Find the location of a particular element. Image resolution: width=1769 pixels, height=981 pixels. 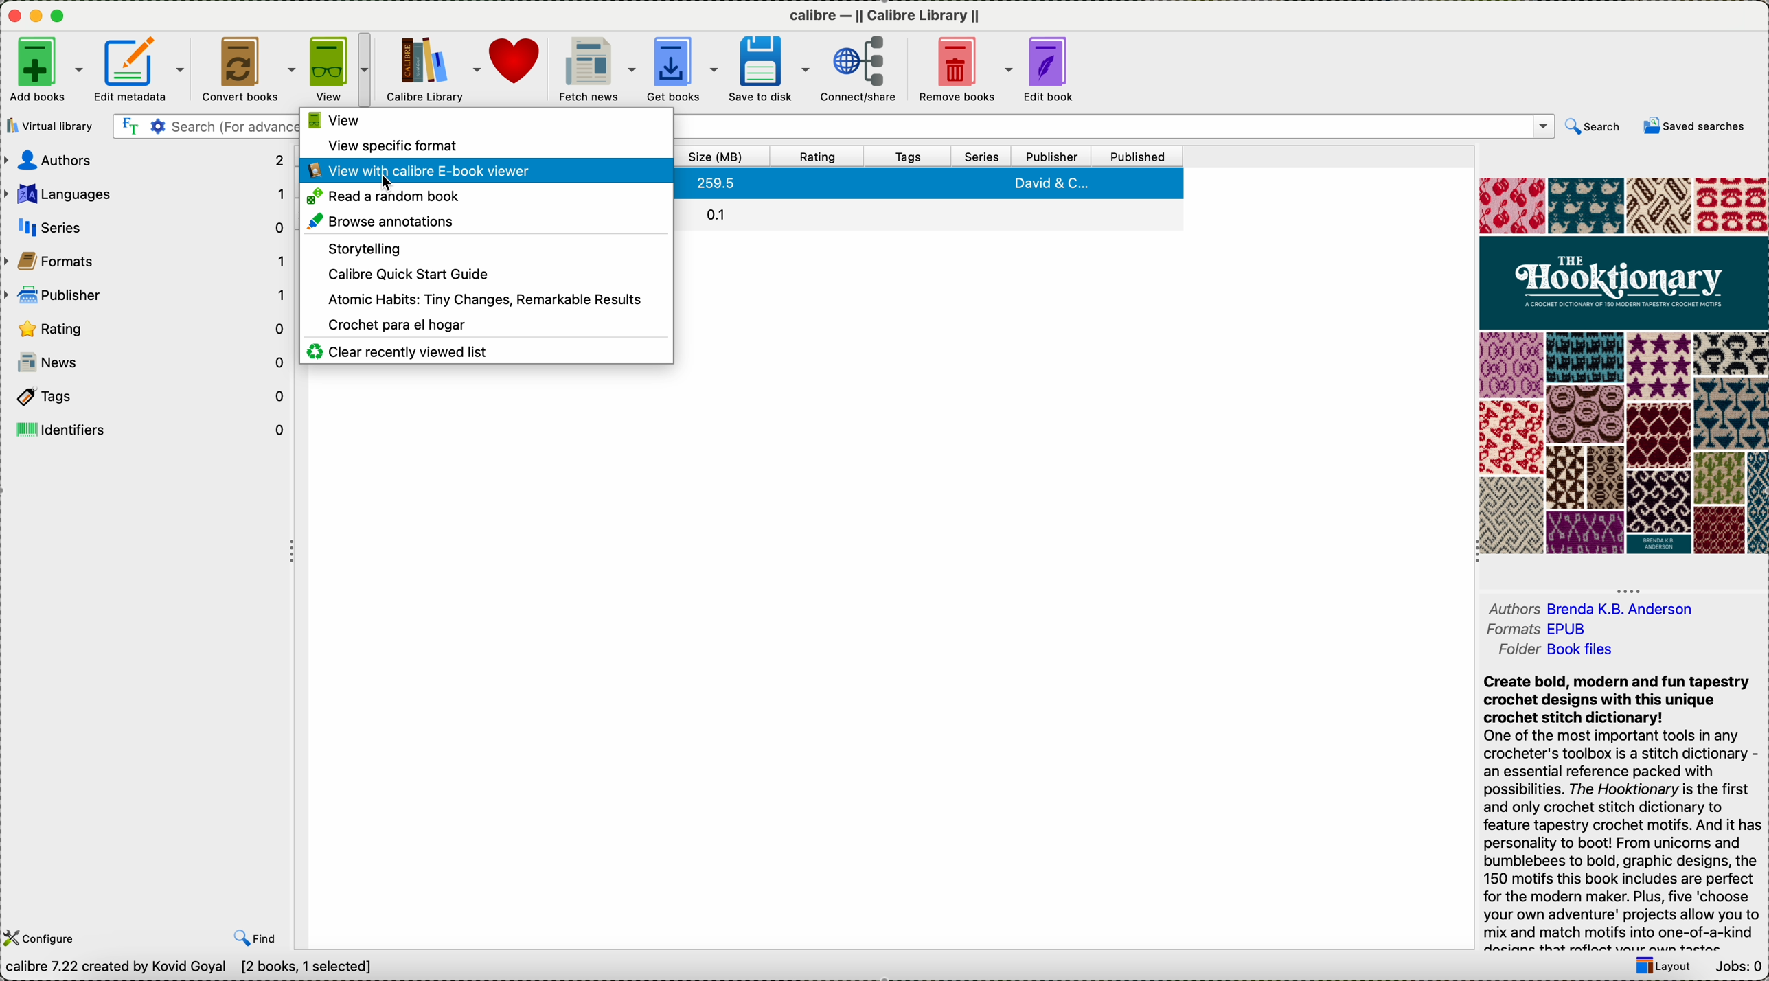

publisher is located at coordinates (1050, 155).